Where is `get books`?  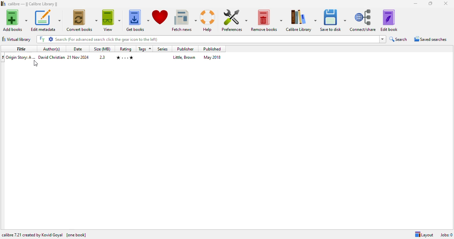 get books is located at coordinates (137, 20).